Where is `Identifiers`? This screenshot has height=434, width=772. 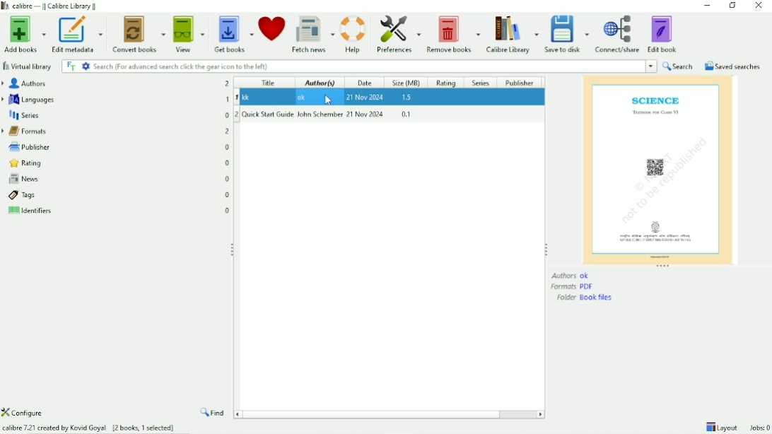 Identifiers is located at coordinates (119, 211).